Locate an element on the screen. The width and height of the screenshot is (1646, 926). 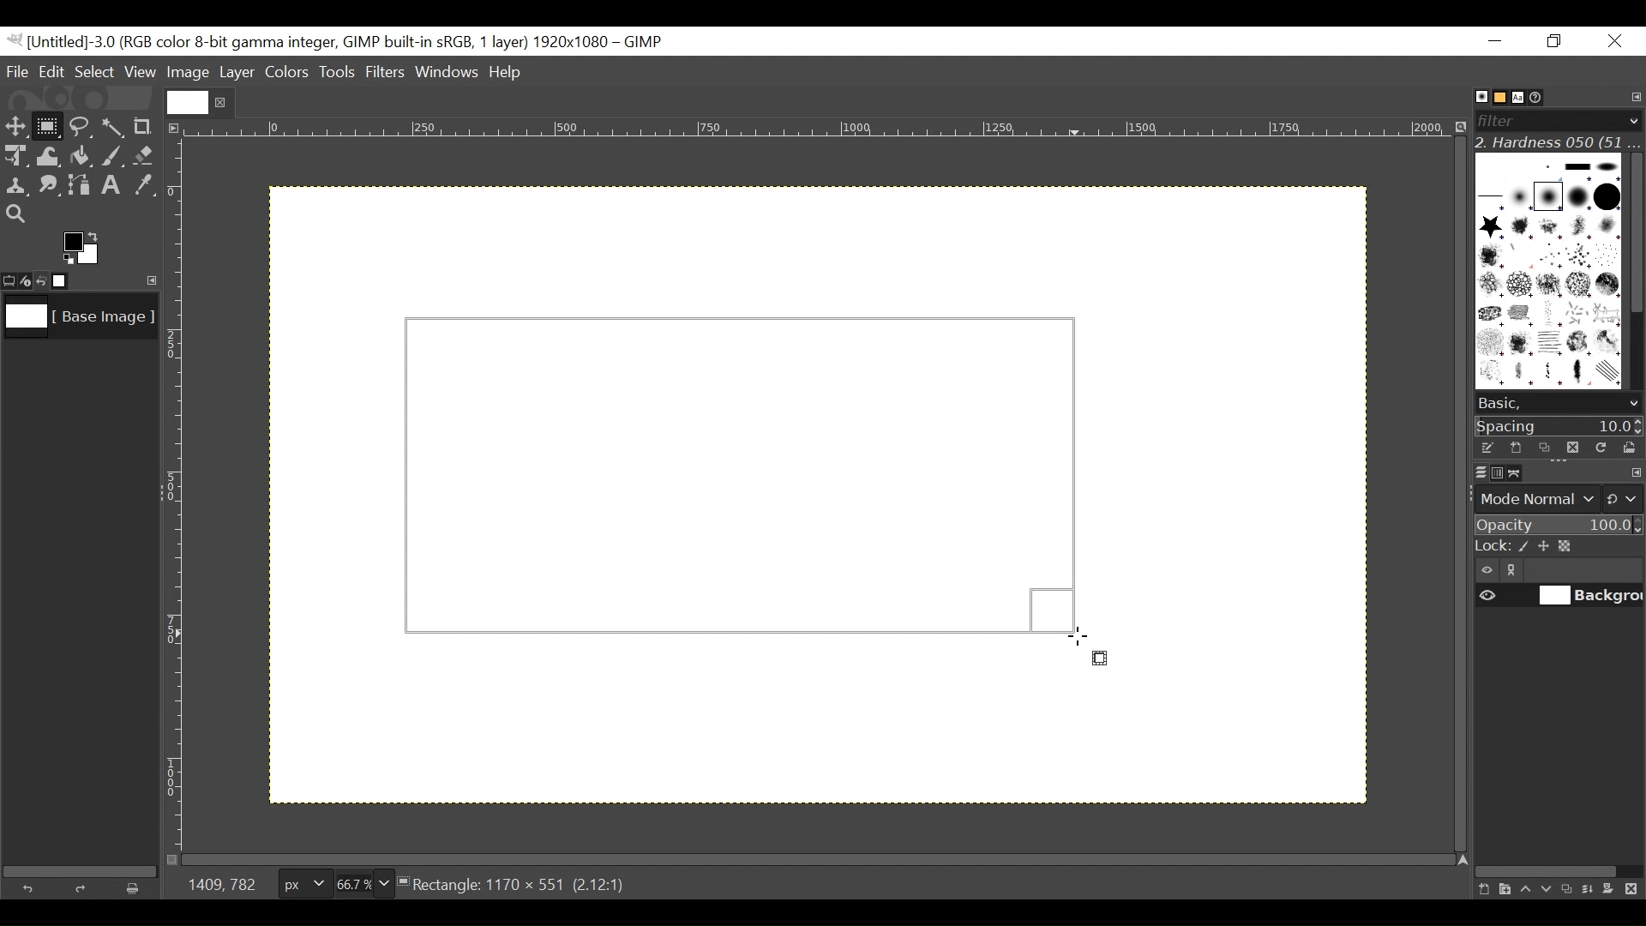
Undo last action is located at coordinates (42, 280).